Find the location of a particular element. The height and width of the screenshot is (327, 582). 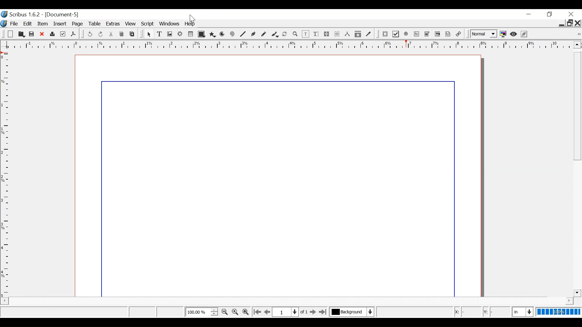

Item is located at coordinates (43, 24).